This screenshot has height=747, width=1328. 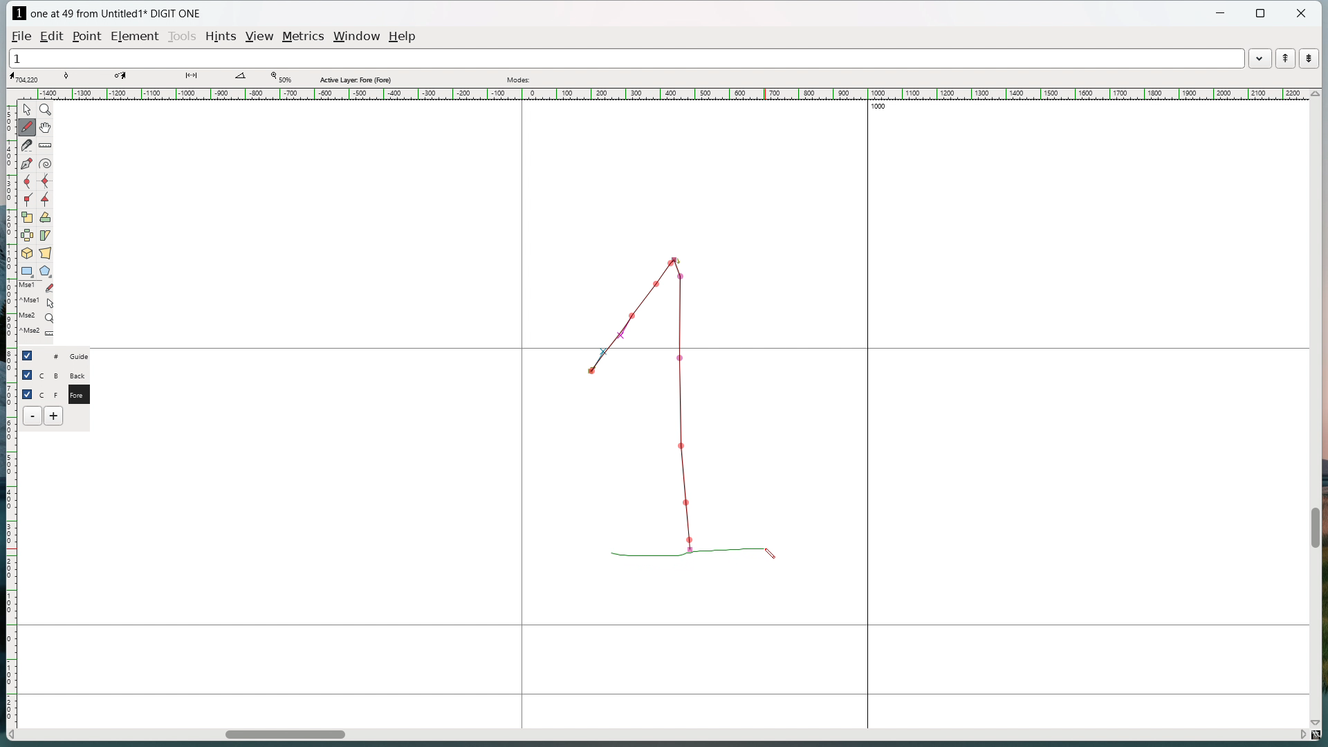 What do you see at coordinates (358, 36) in the screenshot?
I see `window` at bounding box center [358, 36].